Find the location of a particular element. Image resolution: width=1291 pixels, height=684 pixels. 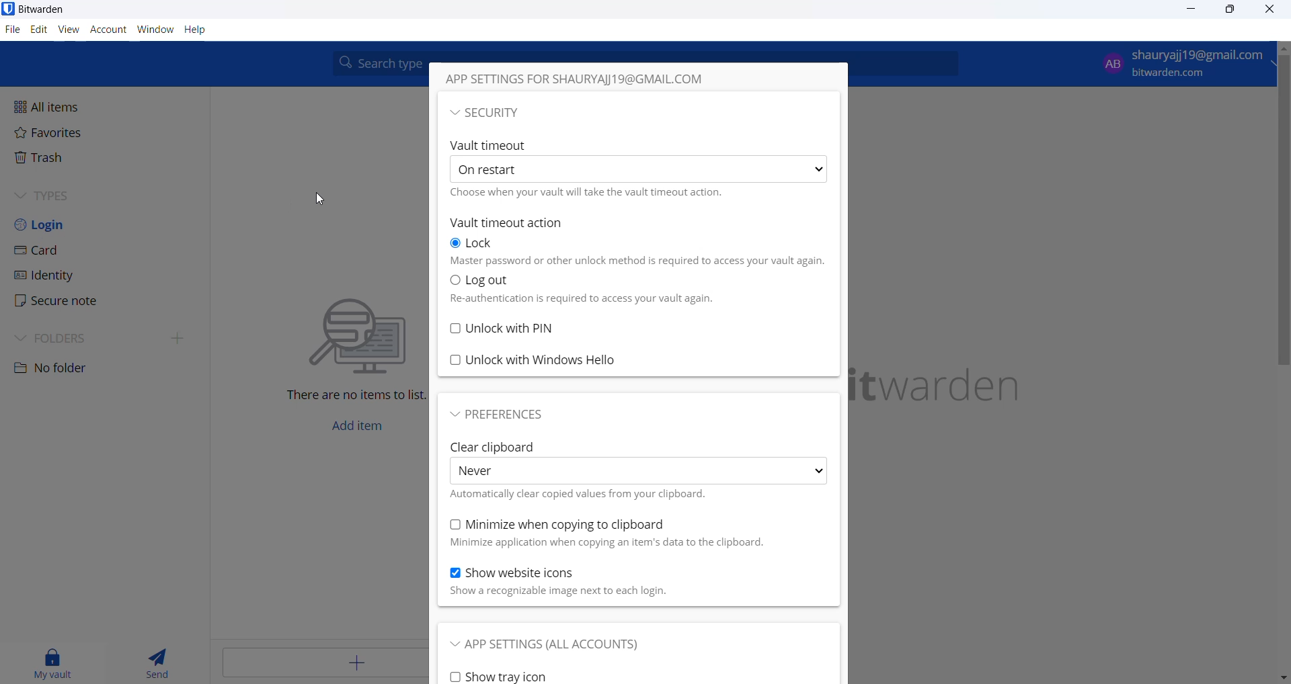

maximize is located at coordinates (1225, 10).